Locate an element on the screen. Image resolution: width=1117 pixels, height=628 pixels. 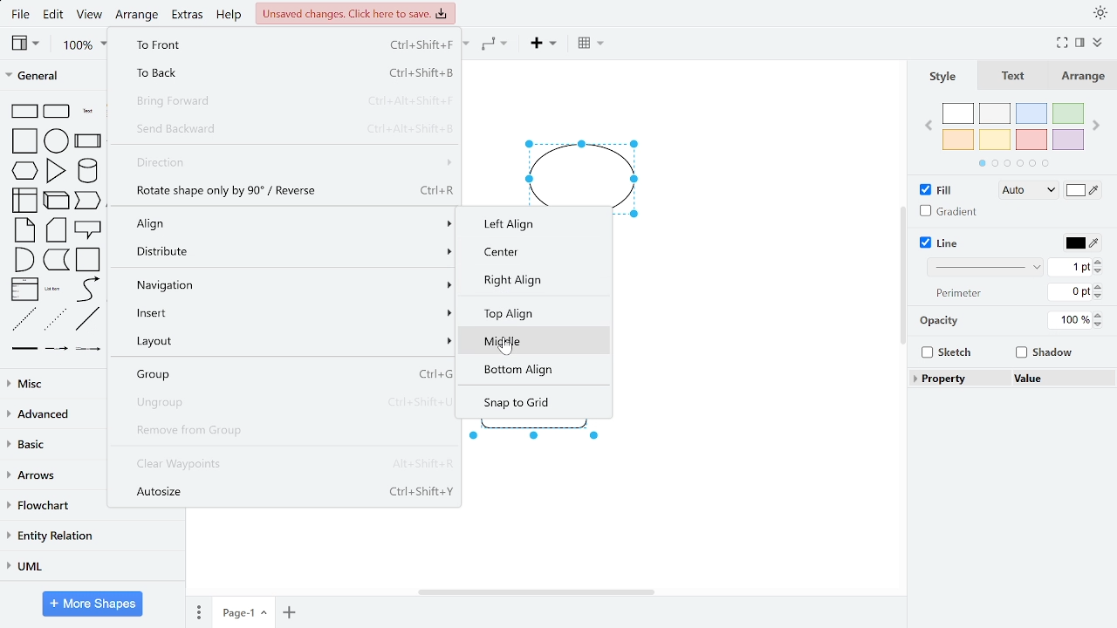
orange is located at coordinates (958, 140).